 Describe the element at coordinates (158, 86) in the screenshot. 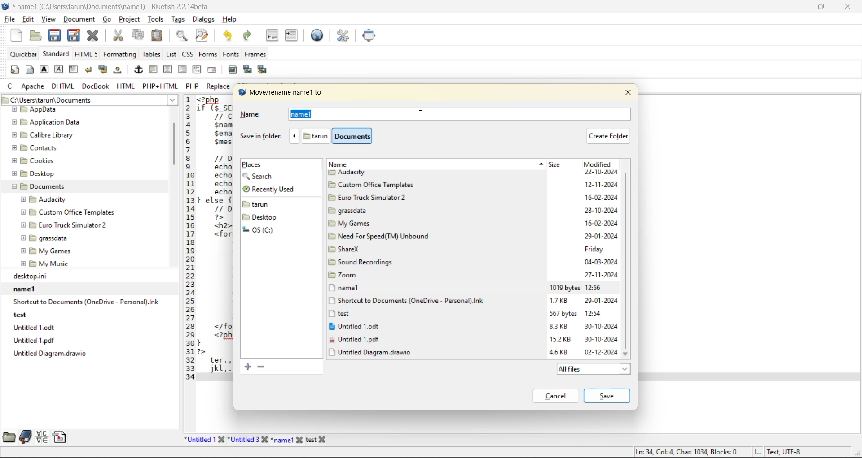

I see `php html` at that location.